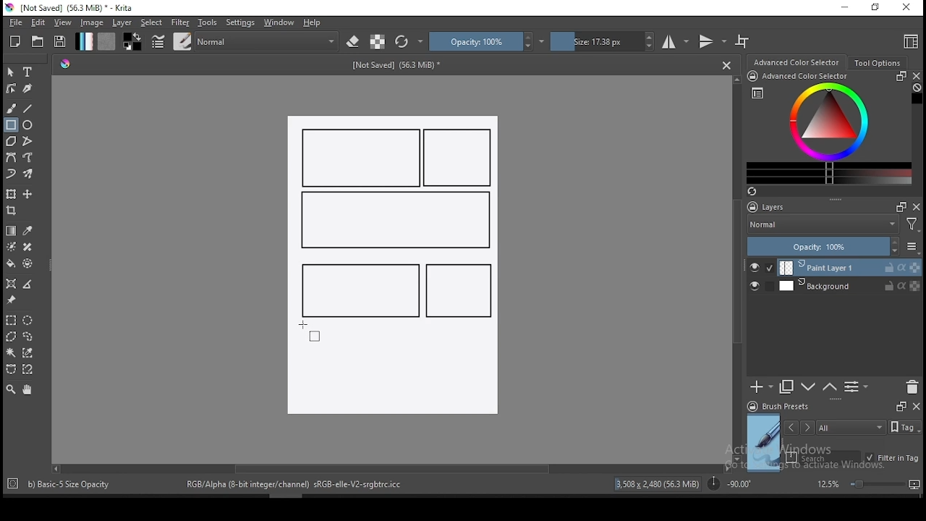 Image resolution: width=926 pixels, height=521 pixels. Describe the element at coordinates (157, 41) in the screenshot. I see `brush settings` at that location.